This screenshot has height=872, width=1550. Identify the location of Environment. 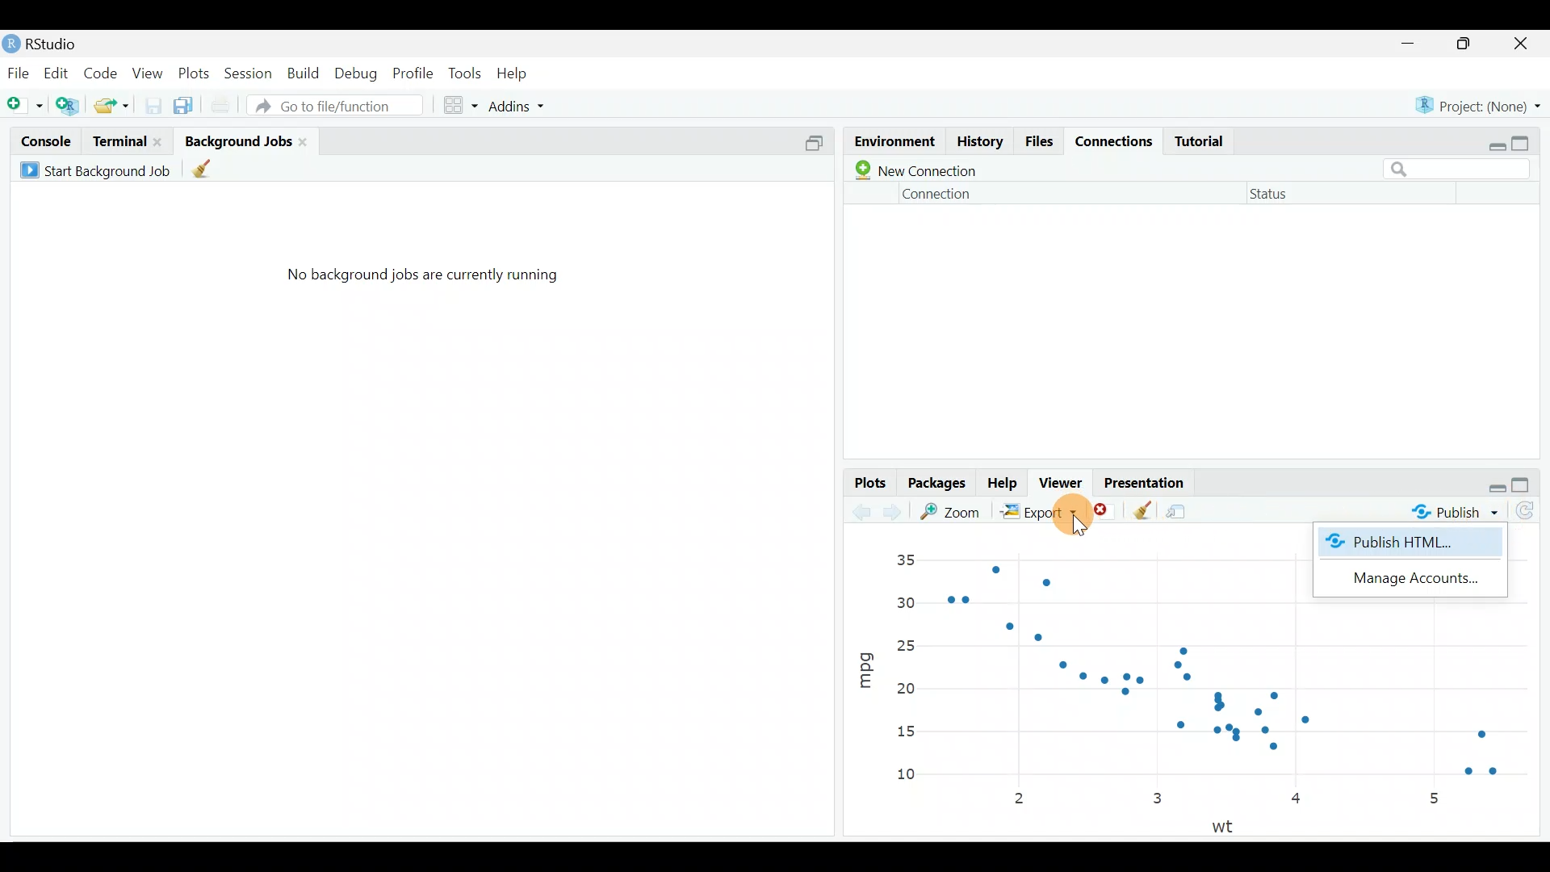
(893, 137).